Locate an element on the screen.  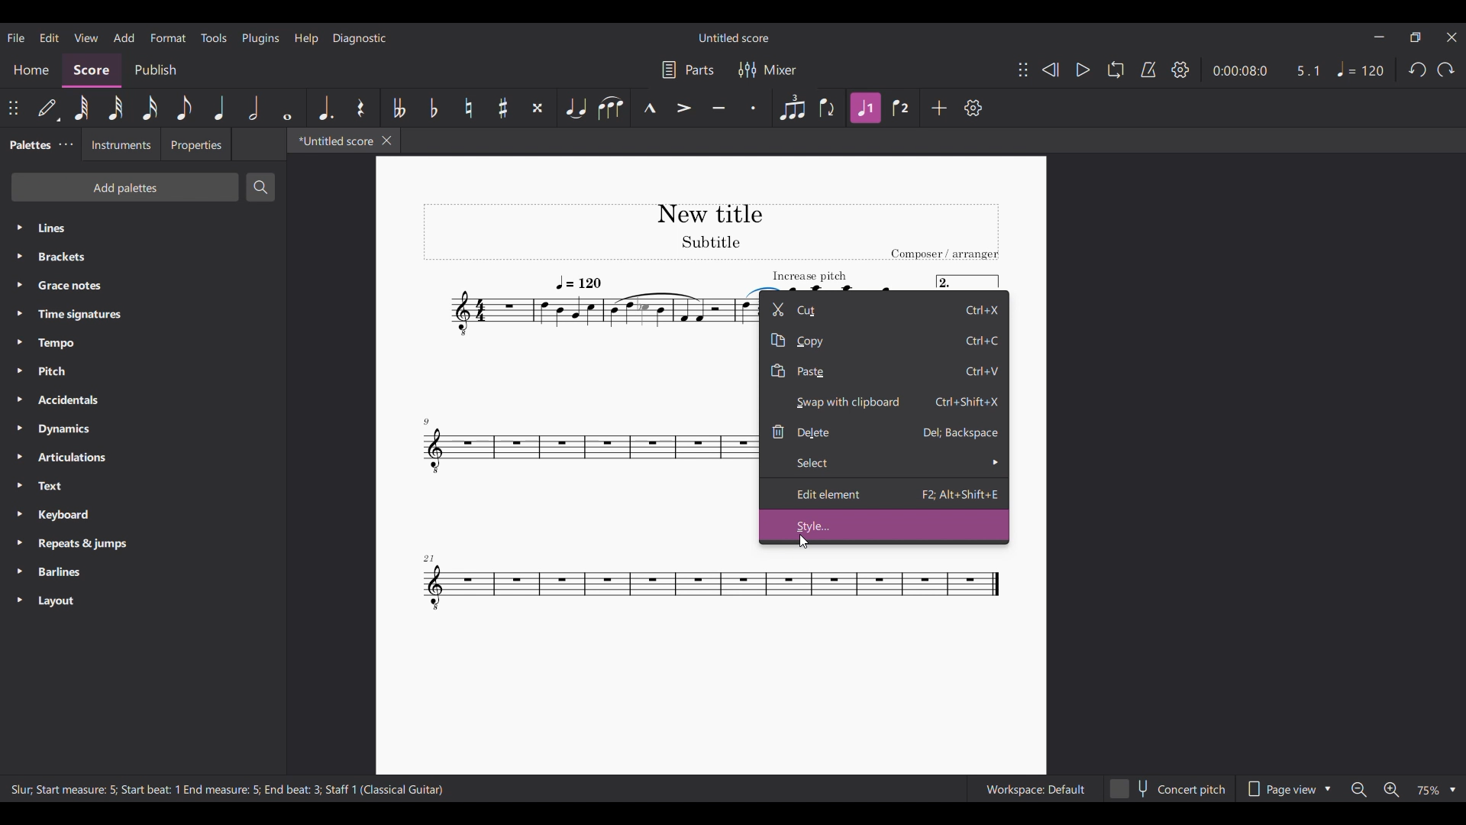
8th note is located at coordinates (184, 108).